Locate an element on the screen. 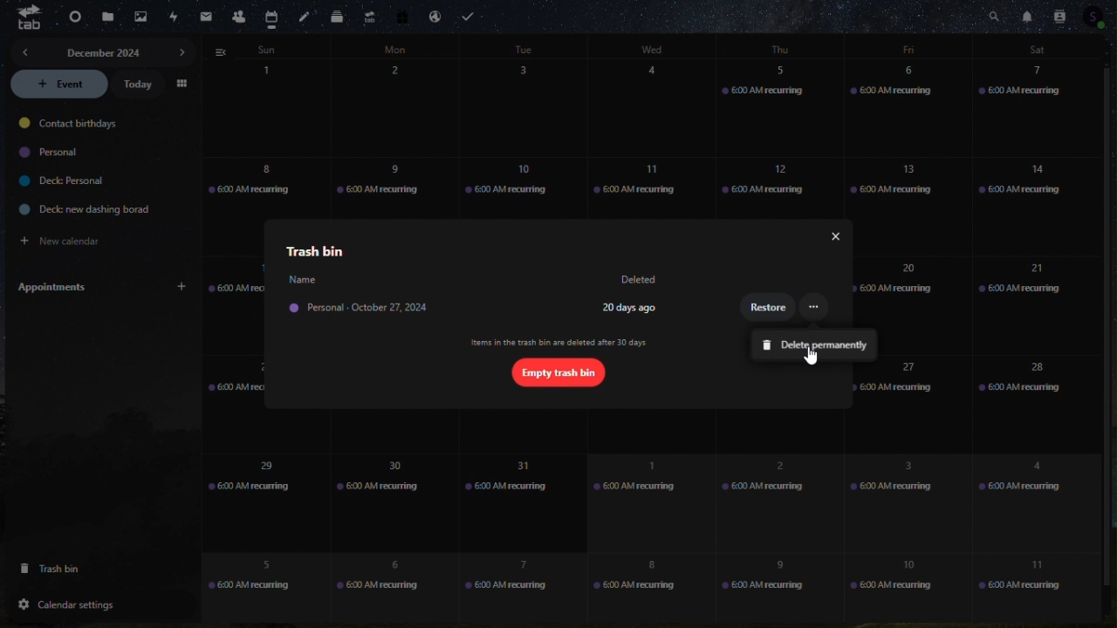  menu is located at coordinates (183, 83).